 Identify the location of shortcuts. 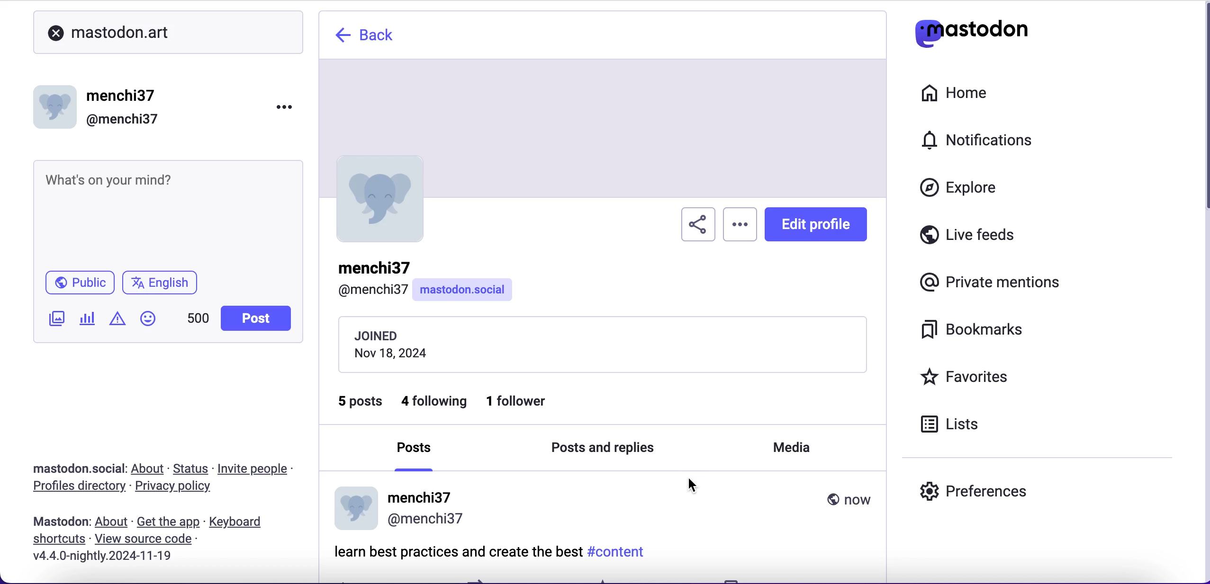
(57, 538).